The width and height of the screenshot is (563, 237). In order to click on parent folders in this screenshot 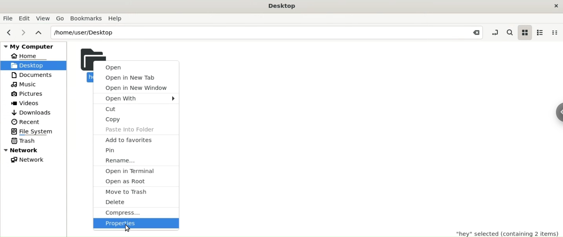, I will do `click(39, 32)`.